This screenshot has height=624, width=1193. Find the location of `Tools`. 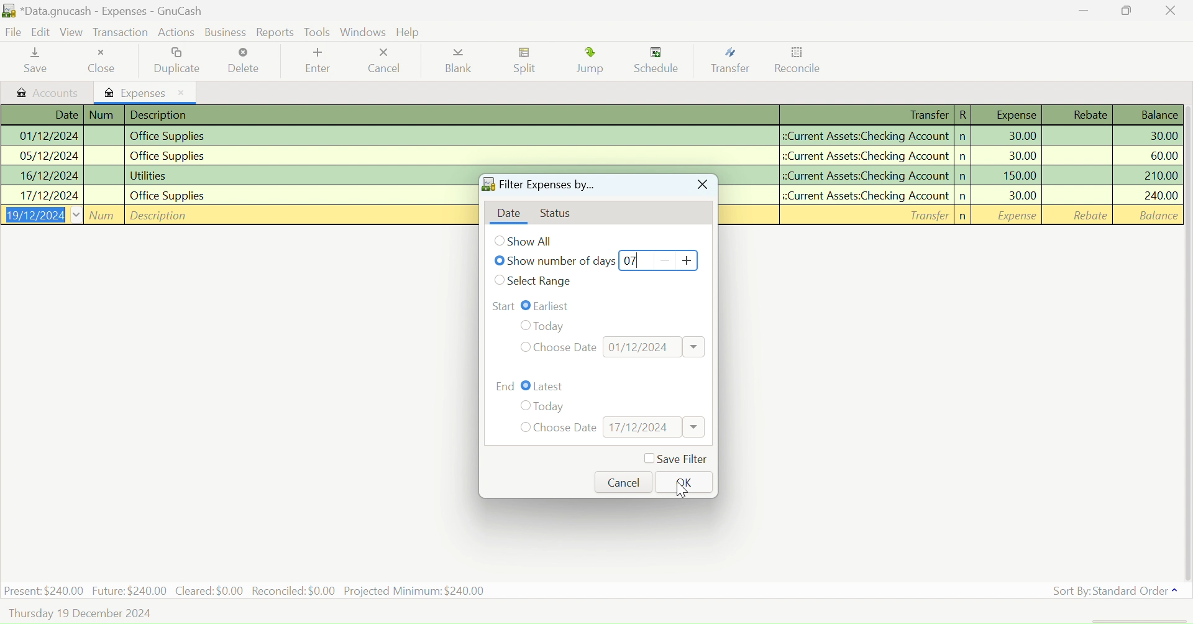

Tools is located at coordinates (317, 31).